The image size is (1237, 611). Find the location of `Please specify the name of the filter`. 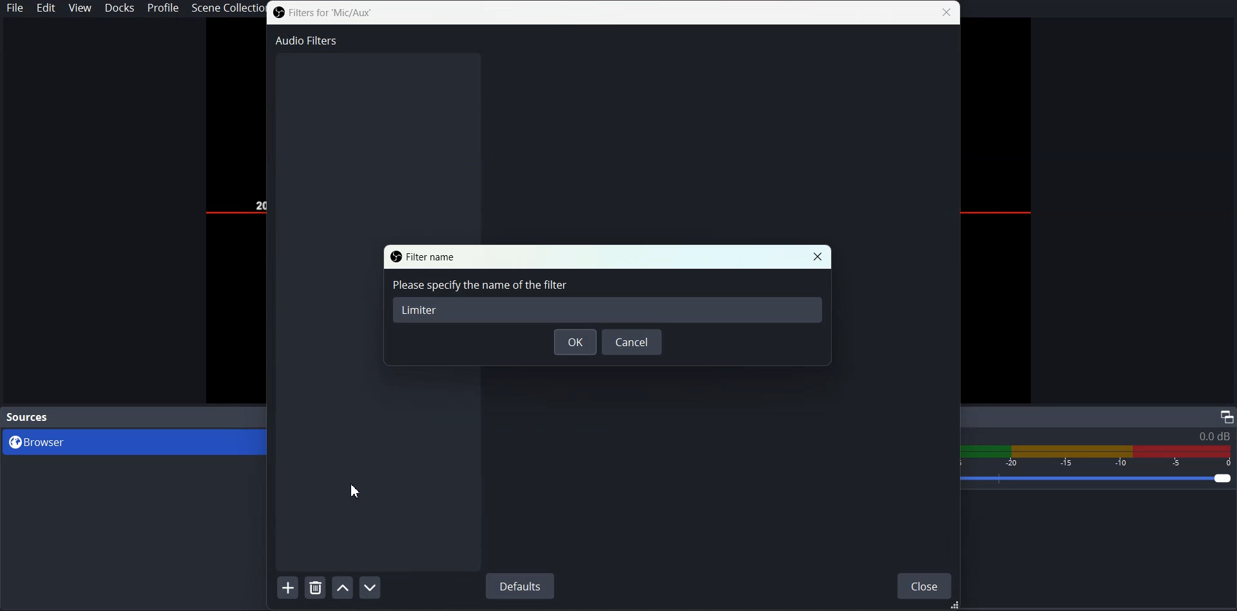

Please specify the name of the filter is located at coordinates (480, 286).